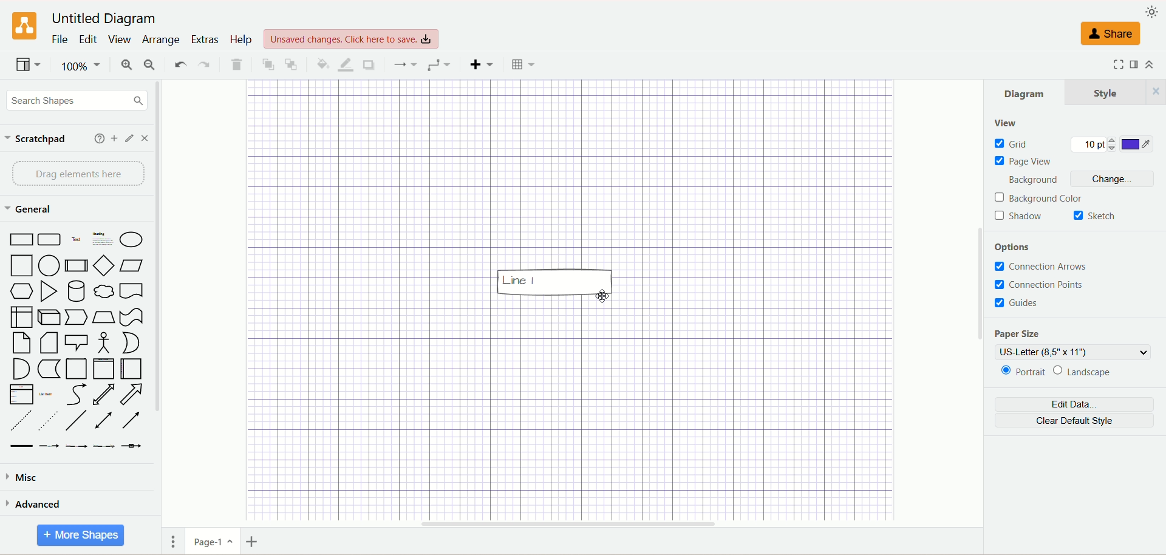 The image size is (1166, 555). I want to click on Ellipse, so click(132, 237).